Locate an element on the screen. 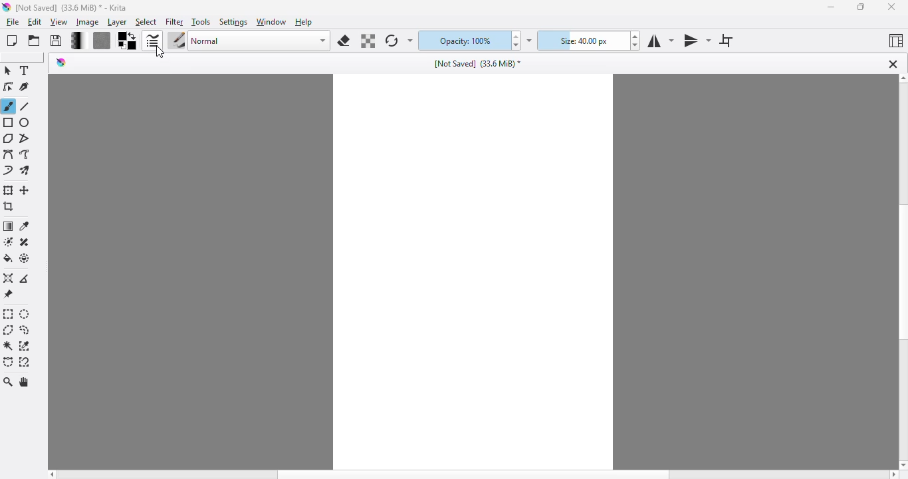 The height and width of the screenshot is (479, 908). [Not Saved] (33.6 MiB) * - Krita is located at coordinates (78, 7).